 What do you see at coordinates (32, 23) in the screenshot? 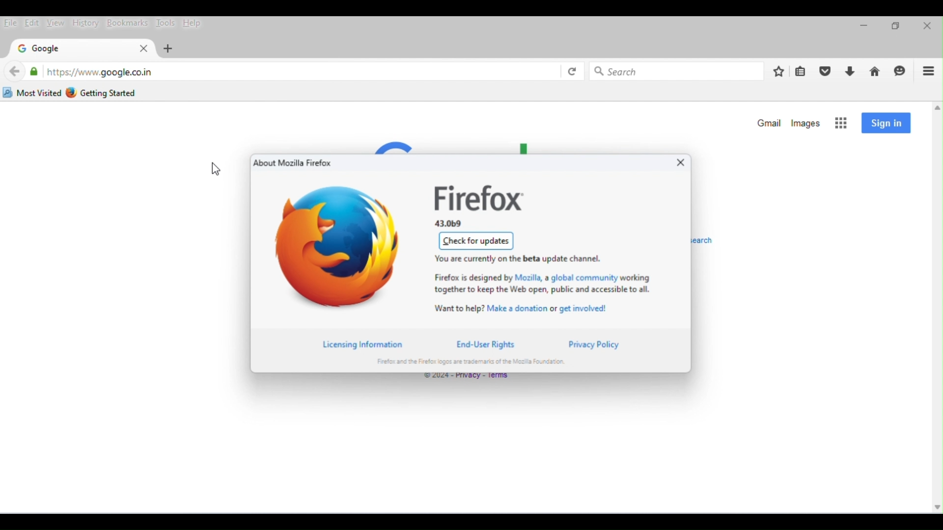
I see `edit` at bounding box center [32, 23].